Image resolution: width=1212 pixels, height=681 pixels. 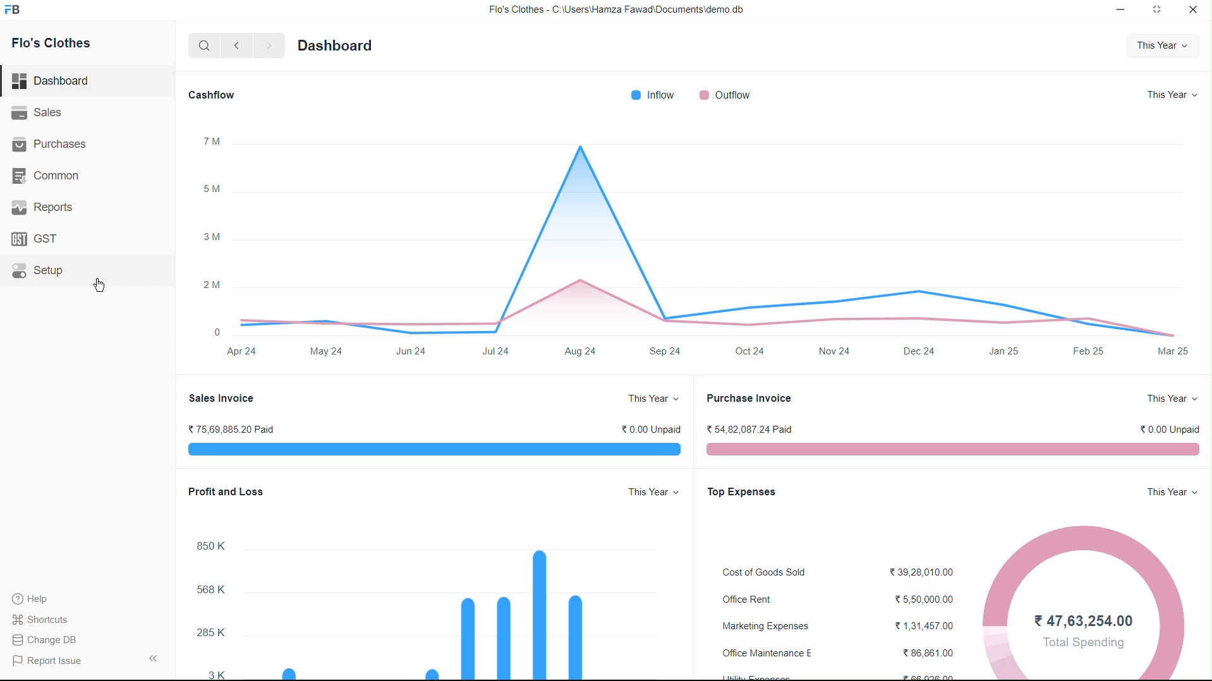 I want to click on Graph, so click(x=431, y=452).